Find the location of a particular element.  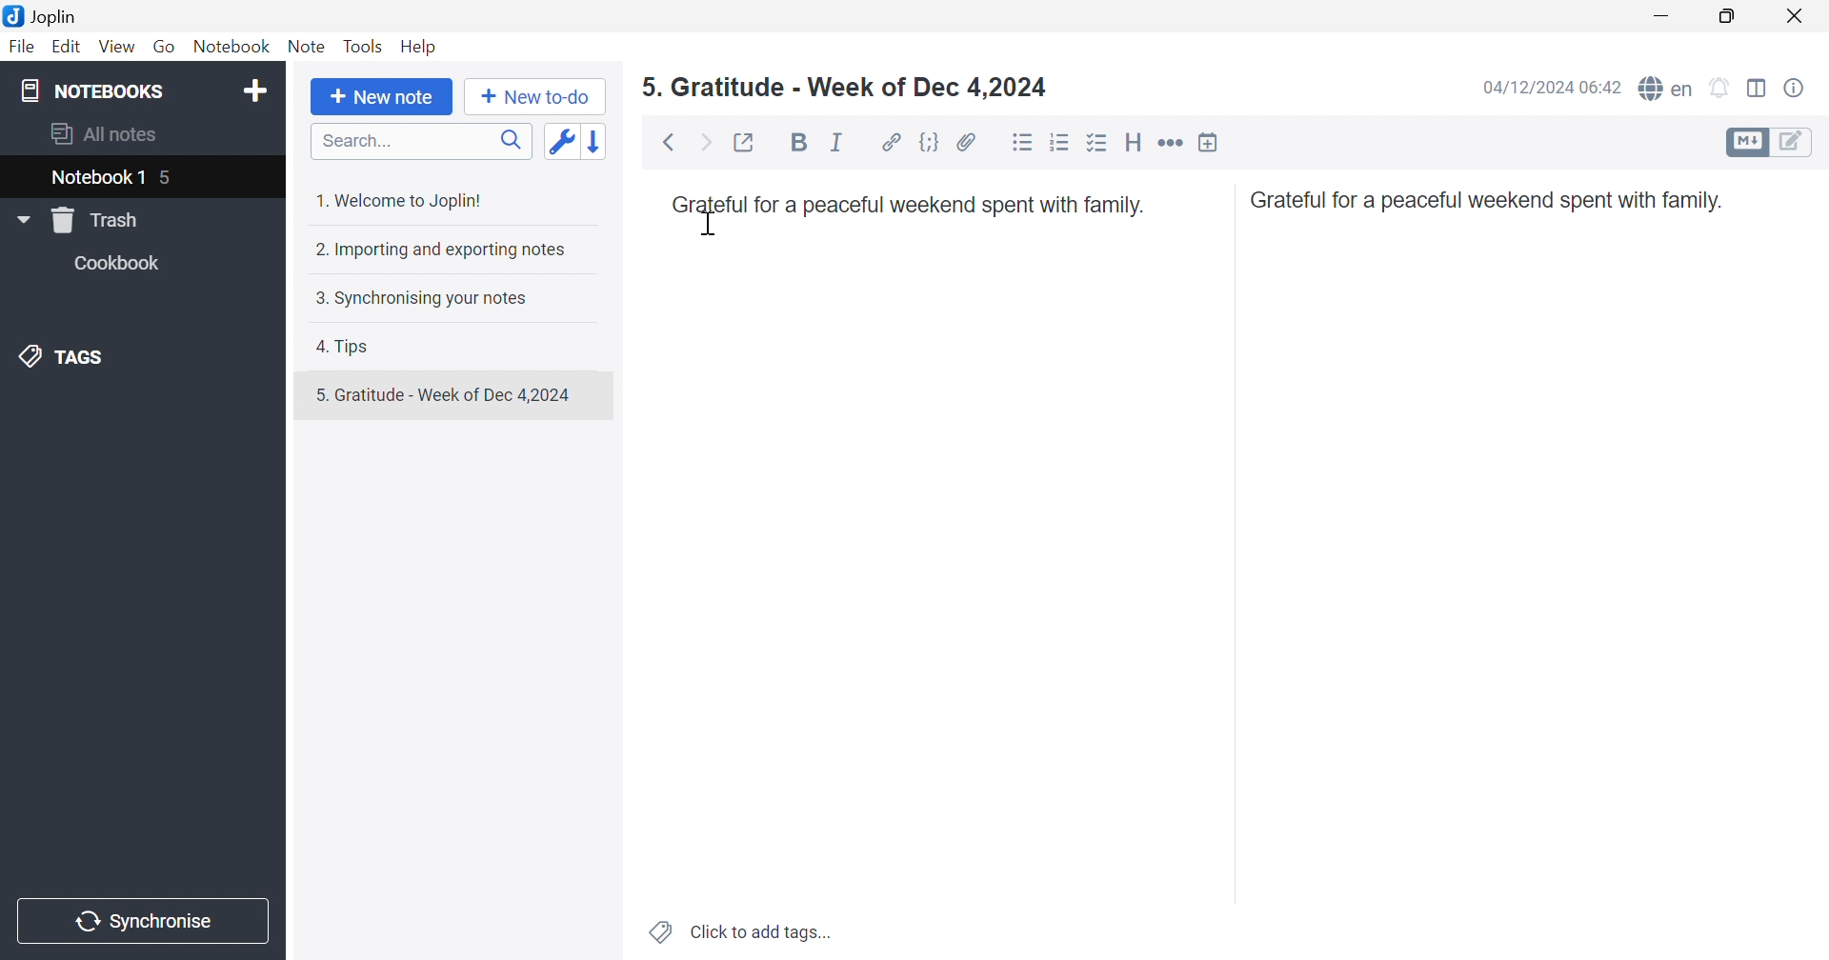

Toggle external editing is located at coordinates (751, 144).